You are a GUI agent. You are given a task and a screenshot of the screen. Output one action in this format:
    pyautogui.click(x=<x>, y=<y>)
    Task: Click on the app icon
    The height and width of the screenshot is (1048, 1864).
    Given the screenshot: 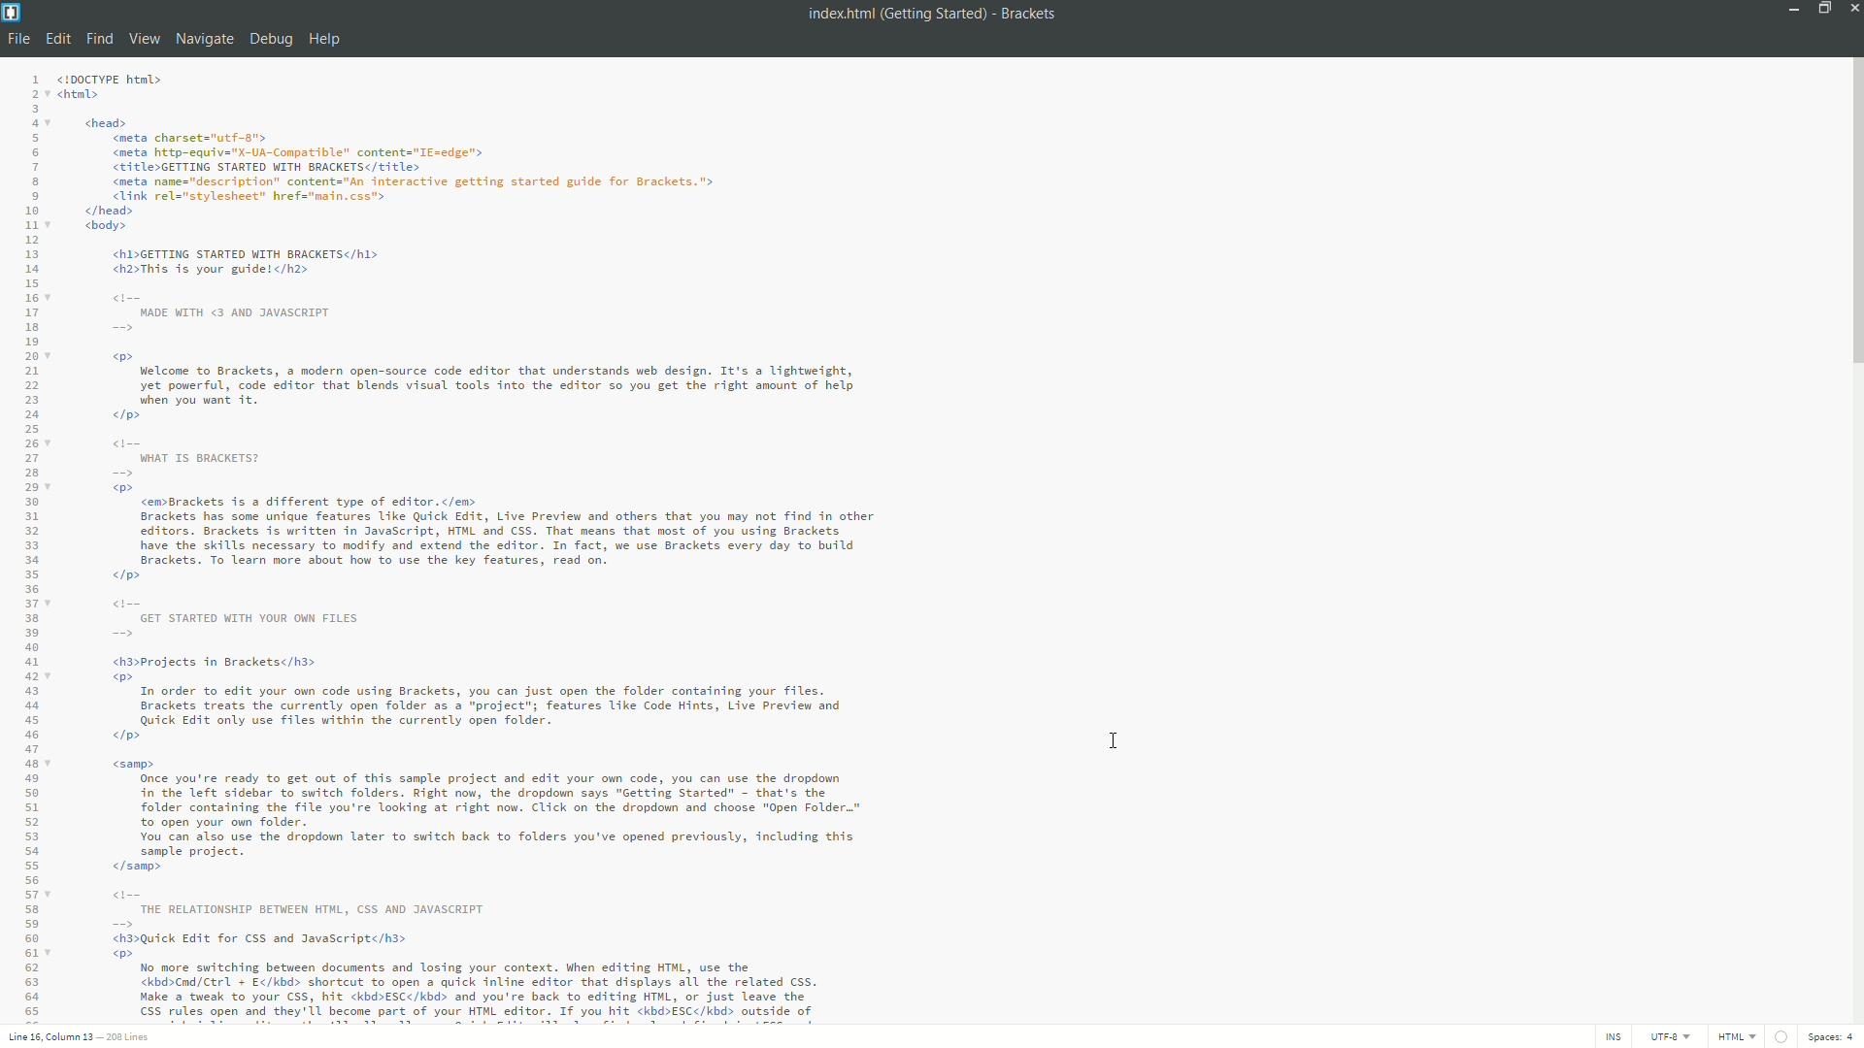 What is the action you would take?
    pyautogui.click(x=12, y=11)
    